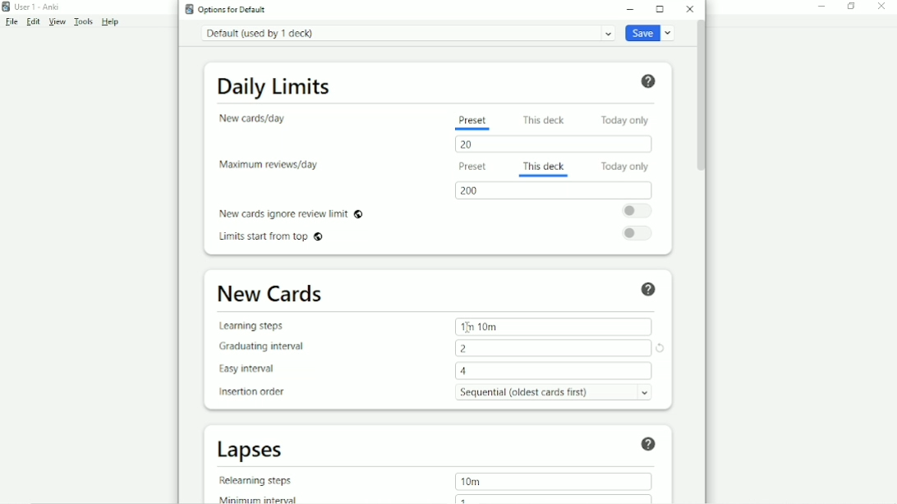 This screenshot has width=897, height=504. Describe the element at coordinates (34, 22) in the screenshot. I see `Edit` at that location.